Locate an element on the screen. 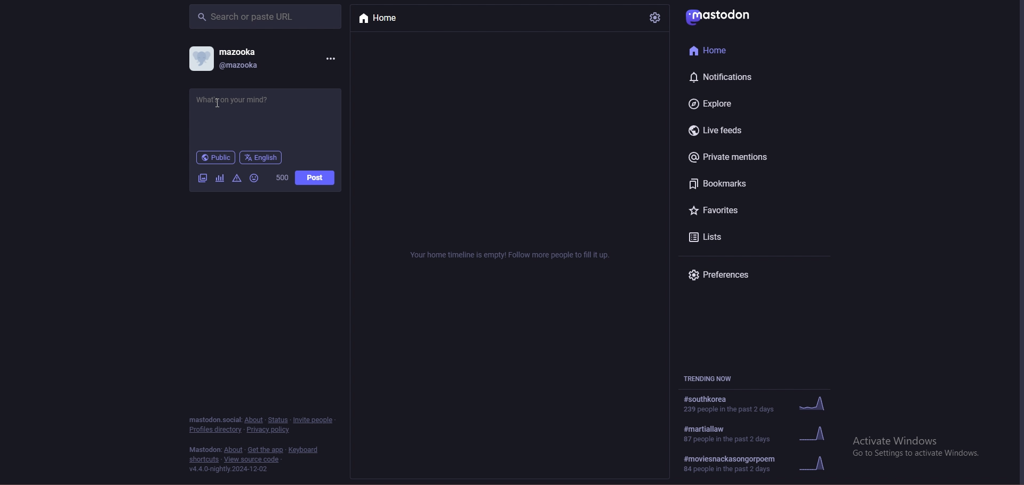 The image size is (1024, 485). mastodon is located at coordinates (205, 450).